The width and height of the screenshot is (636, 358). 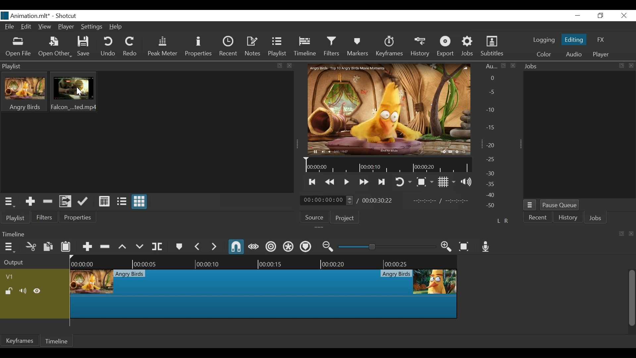 I want to click on logging, so click(x=544, y=40).